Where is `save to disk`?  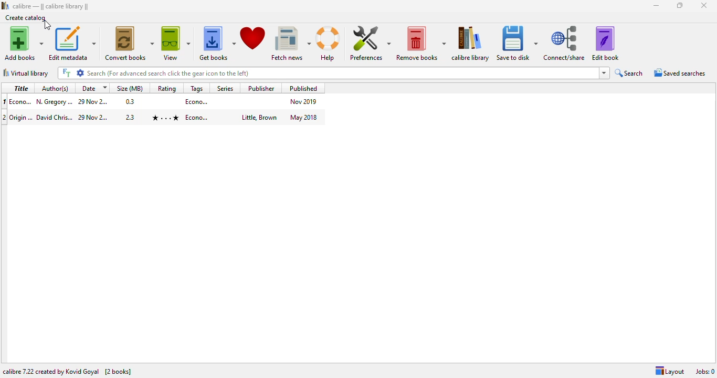
save to disk is located at coordinates (516, 43).